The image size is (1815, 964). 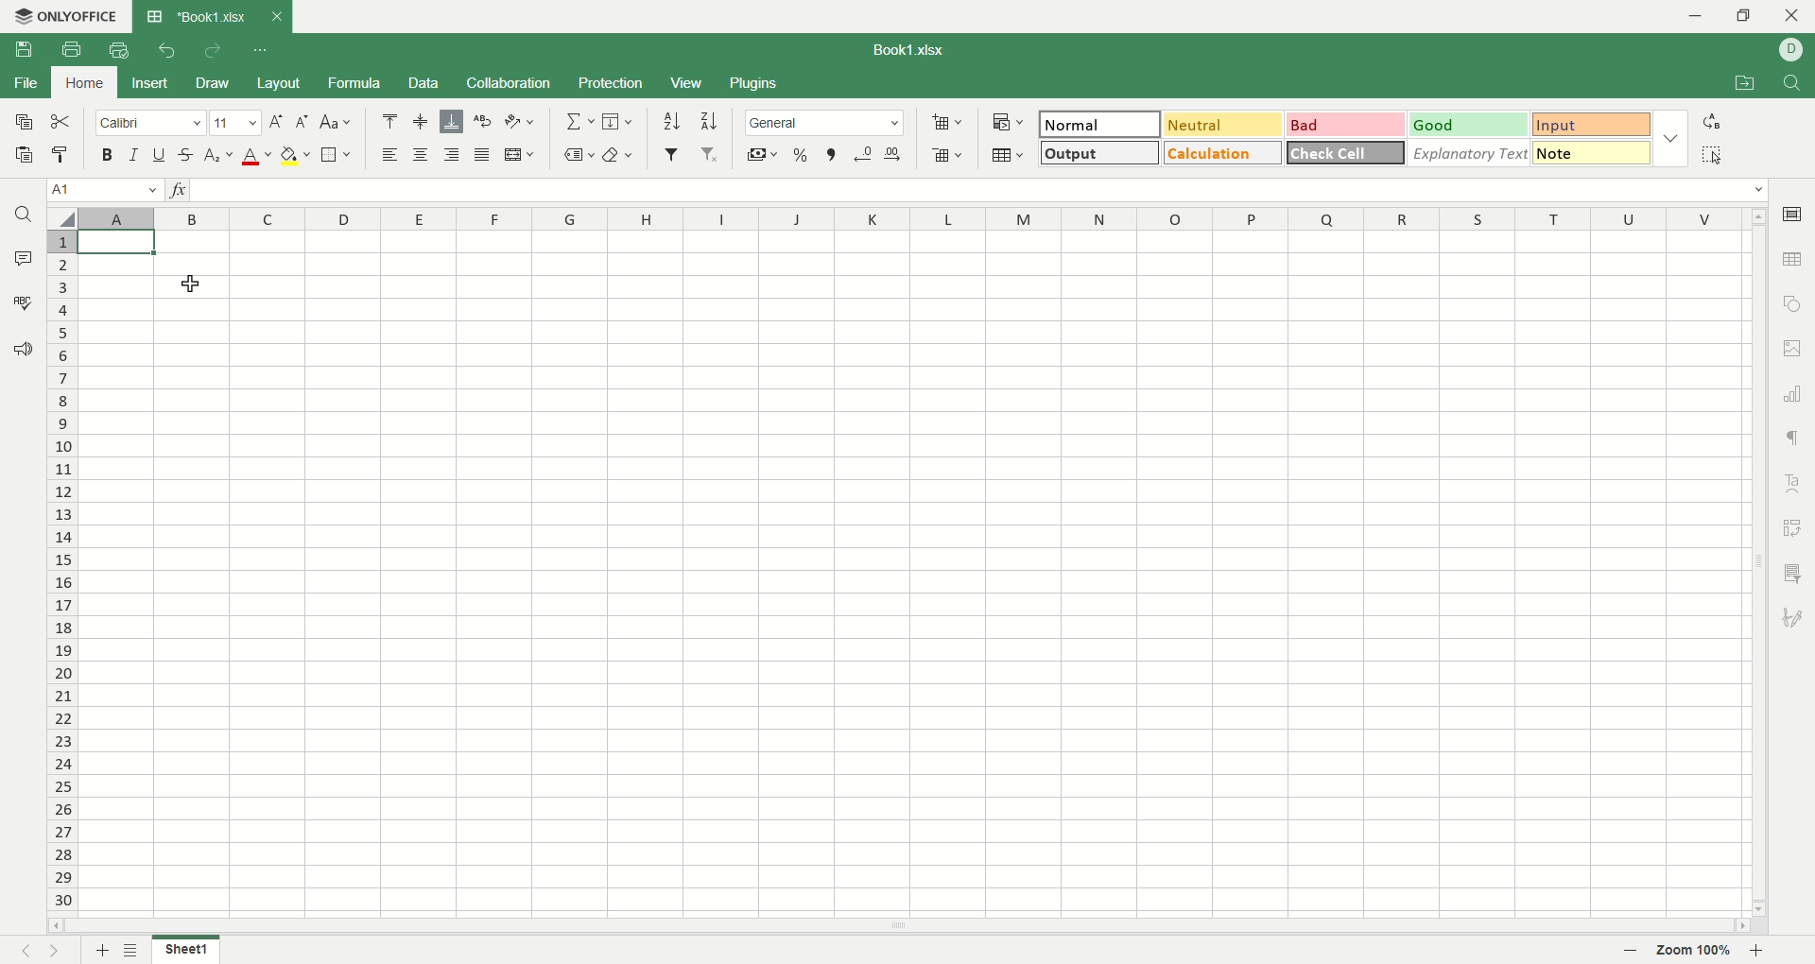 What do you see at coordinates (1749, 19) in the screenshot?
I see `maximize` at bounding box center [1749, 19].